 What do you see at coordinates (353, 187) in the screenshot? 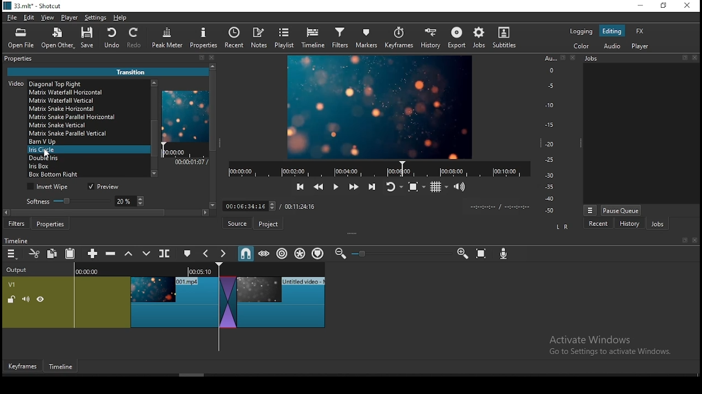
I see `play quickly forward` at bounding box center [353, 187].